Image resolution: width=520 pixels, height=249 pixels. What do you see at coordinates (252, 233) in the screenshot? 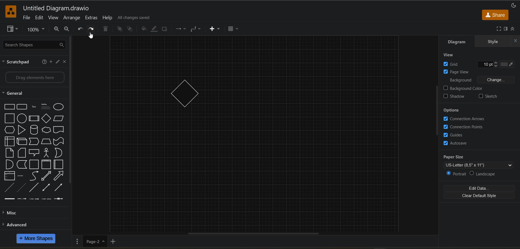
I see `horizontal scroll bar` at bounding box center [252, 233].